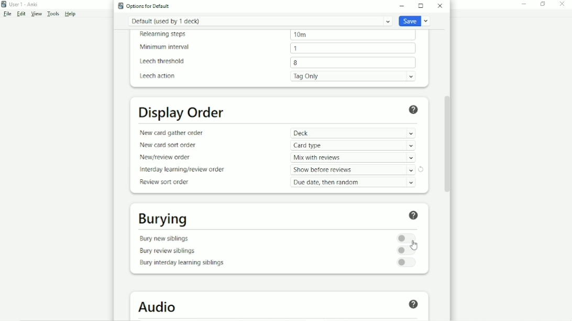  I want to click on 1, so click(296, 48).